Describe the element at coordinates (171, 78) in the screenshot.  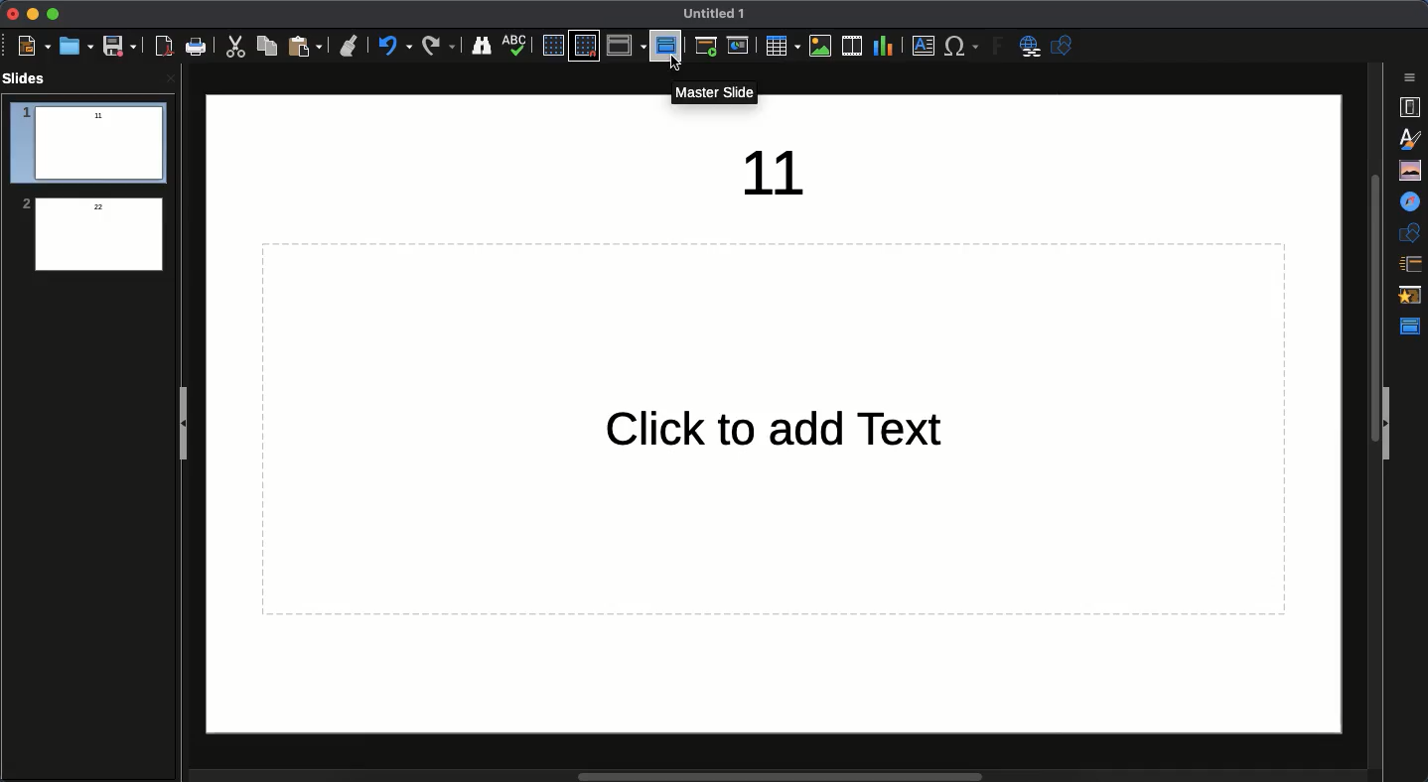
I see `close` at that location.